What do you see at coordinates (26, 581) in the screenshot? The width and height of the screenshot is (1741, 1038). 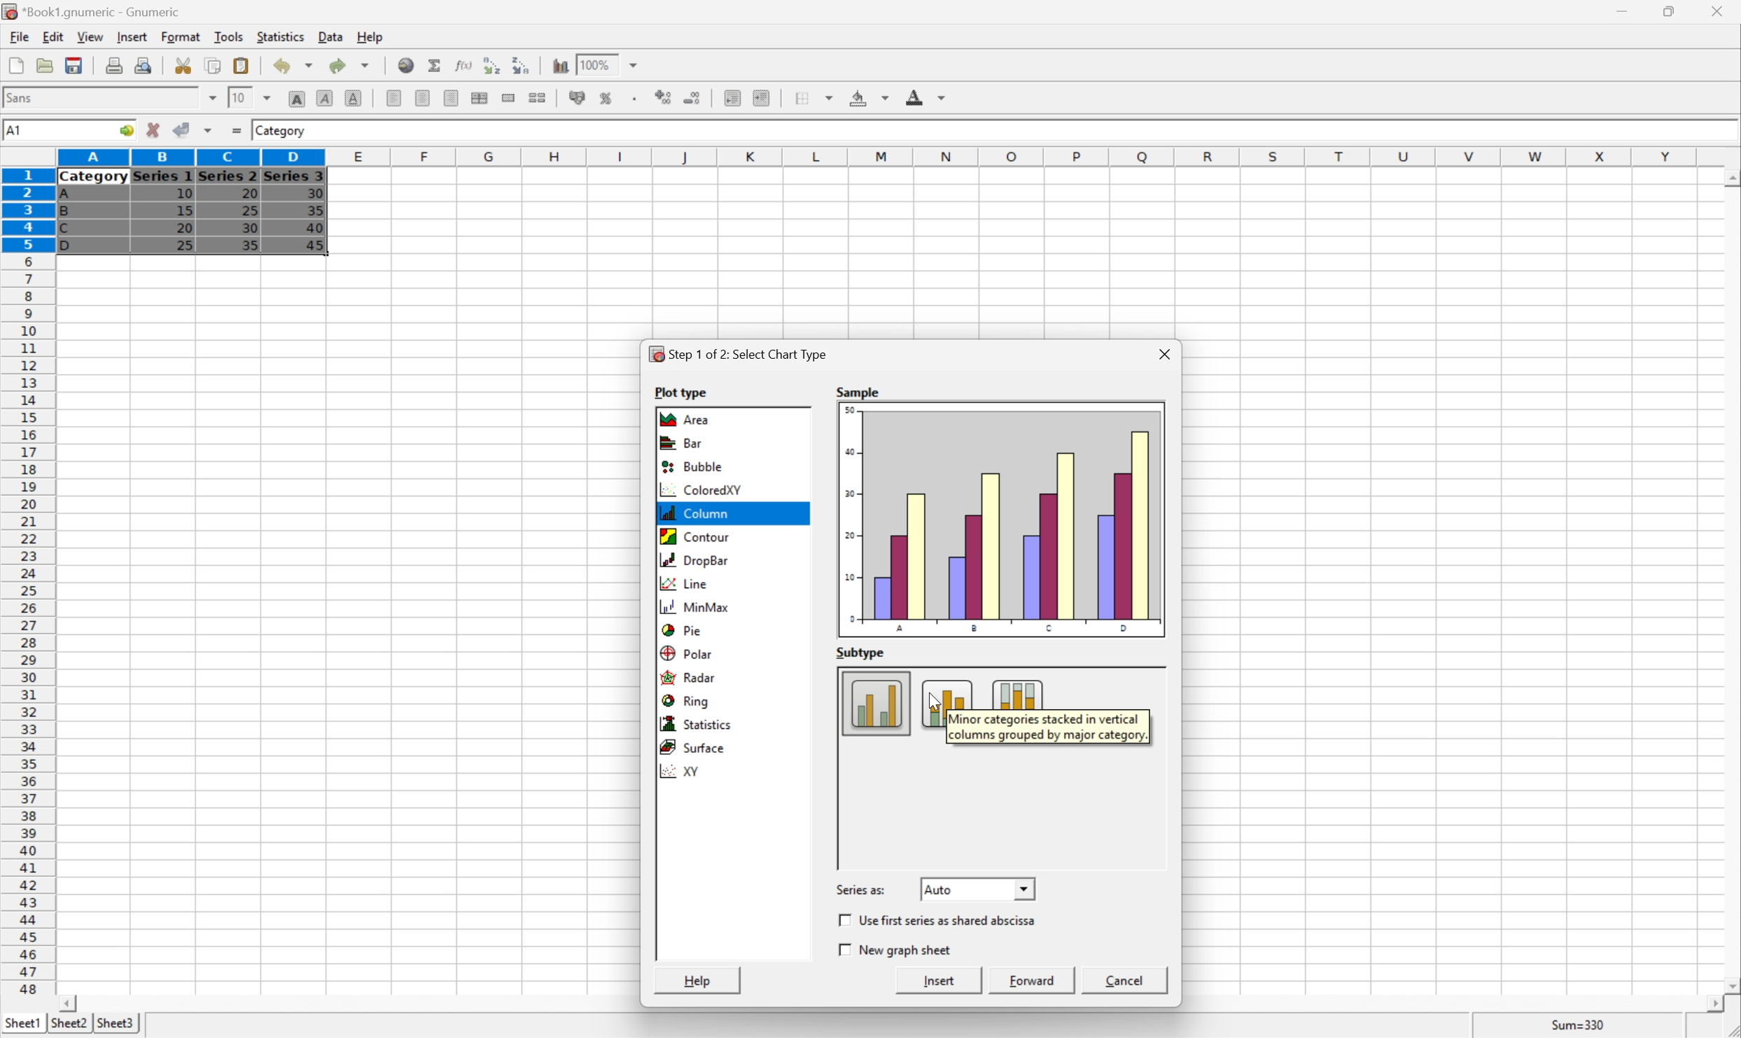 I see `Row numbers` at bounding box center [26, 581].